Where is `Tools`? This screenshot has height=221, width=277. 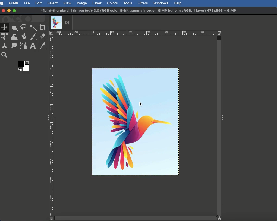 Tools is located at coordinates (127, 3).